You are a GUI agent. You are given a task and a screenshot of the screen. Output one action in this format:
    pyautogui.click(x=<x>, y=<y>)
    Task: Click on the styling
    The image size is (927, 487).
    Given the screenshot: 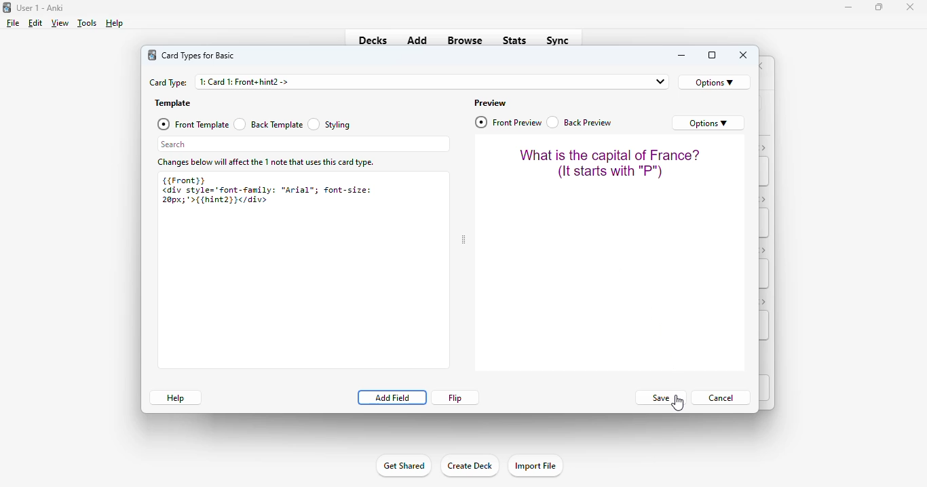 What is the action you would take?
    pyautogui.click(x=330, y=123)
    